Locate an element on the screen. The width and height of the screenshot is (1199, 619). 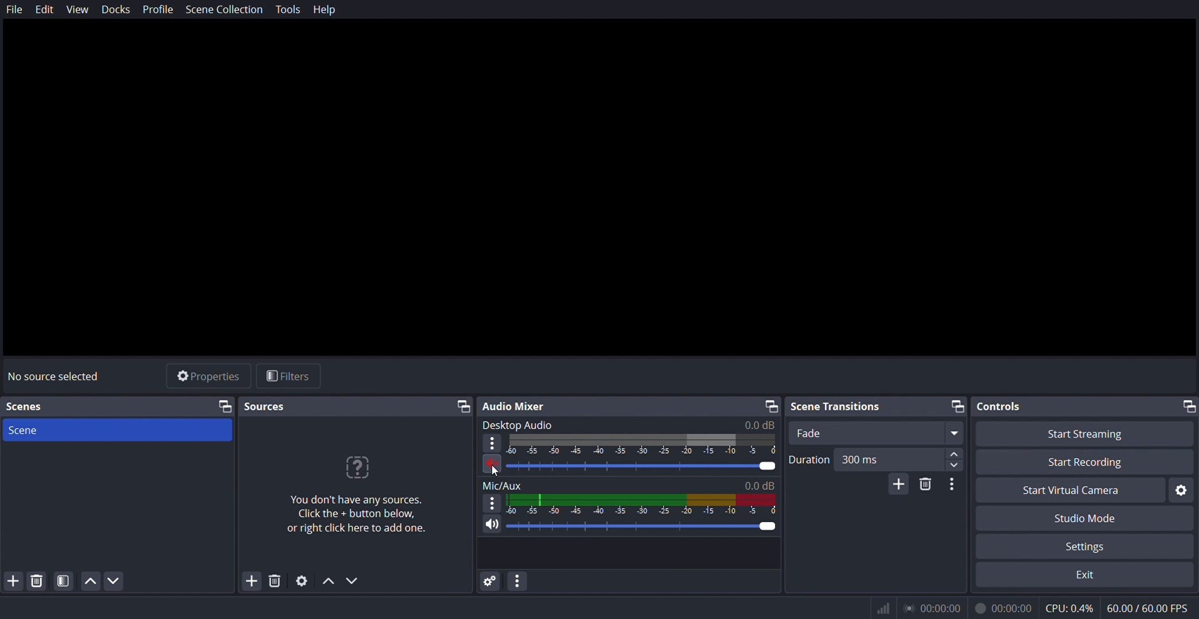
fade is located at coordinates (875, 433).